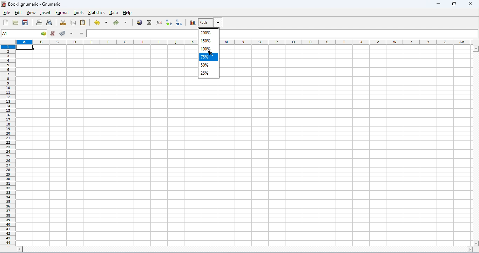 The image size is (479, 253). What do you see at coordinates (160, 22) in the screenshot?
I see `function wizard` at bounding box center [160, 22].